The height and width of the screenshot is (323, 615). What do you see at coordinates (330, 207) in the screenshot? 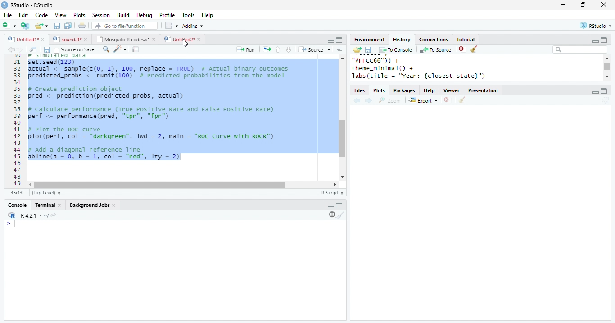
I see `minimize` at bounding box center [330, 207].